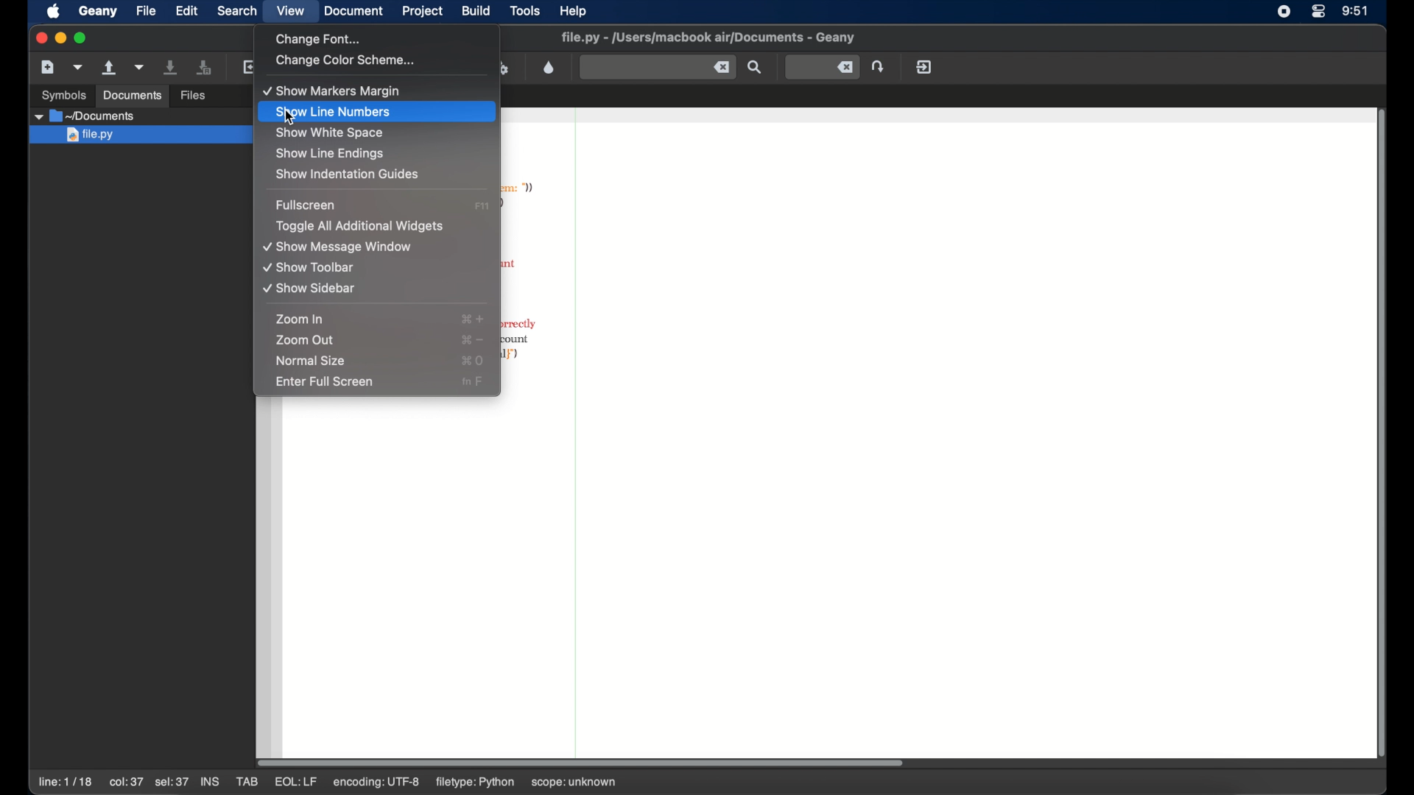 Image resolution: width=1414 pixels, height=795 pixels. Describe the element at coordinates (209, 780) in the screenshot. I see `ins` at that location.